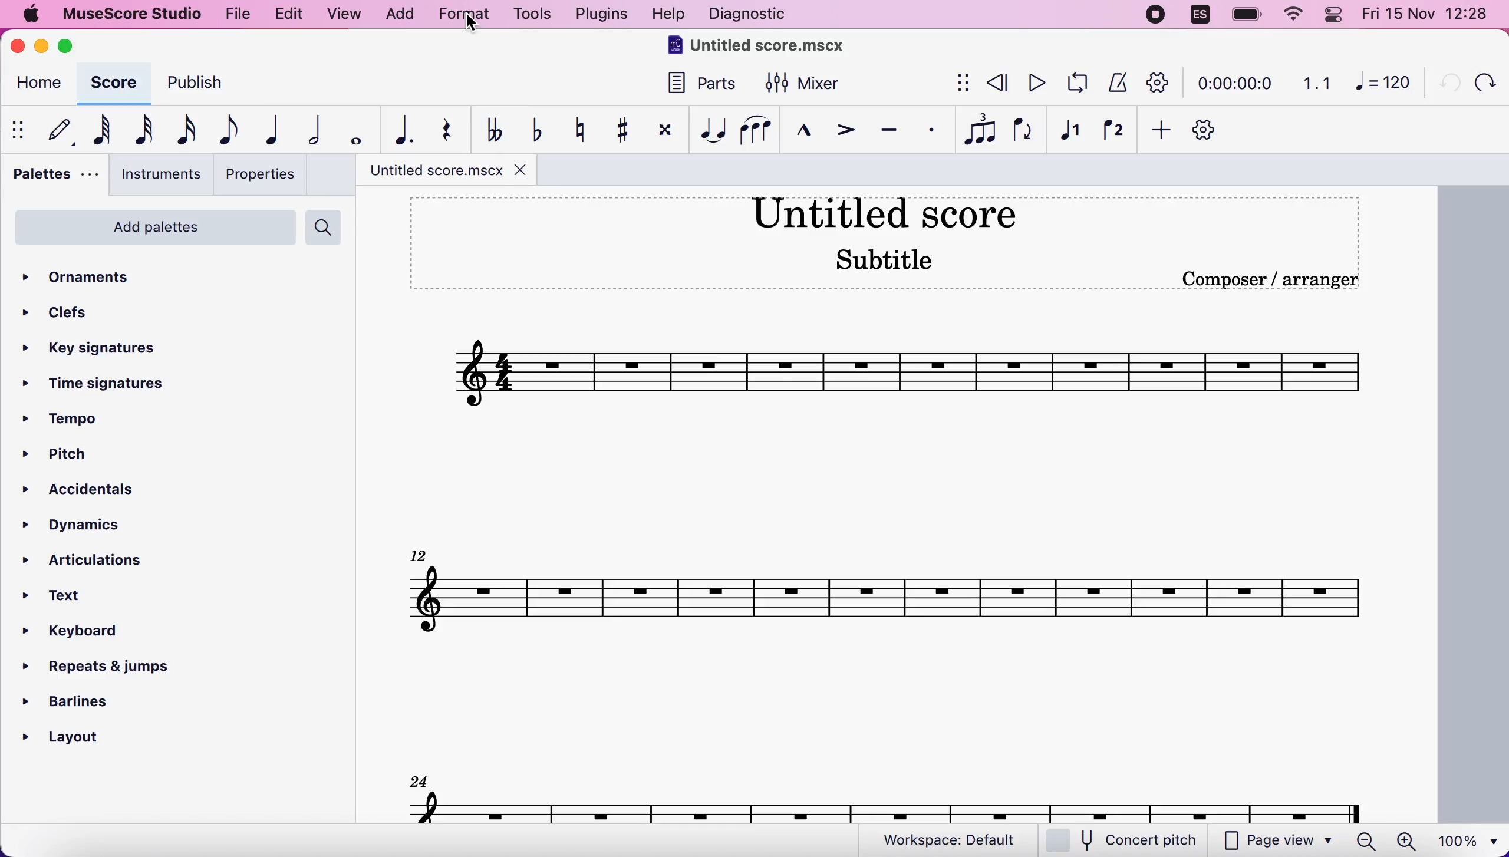 The width and height of the screenshot is (1509, 857). Describe the element at coordinates (327, 228) in the screenshot. I see `search` at that location.